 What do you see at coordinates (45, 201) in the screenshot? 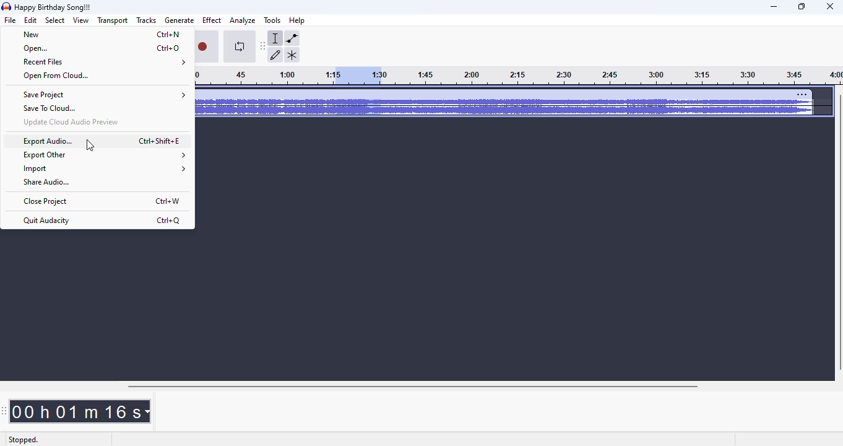
I see `close project` at bounding box center [45, 201].